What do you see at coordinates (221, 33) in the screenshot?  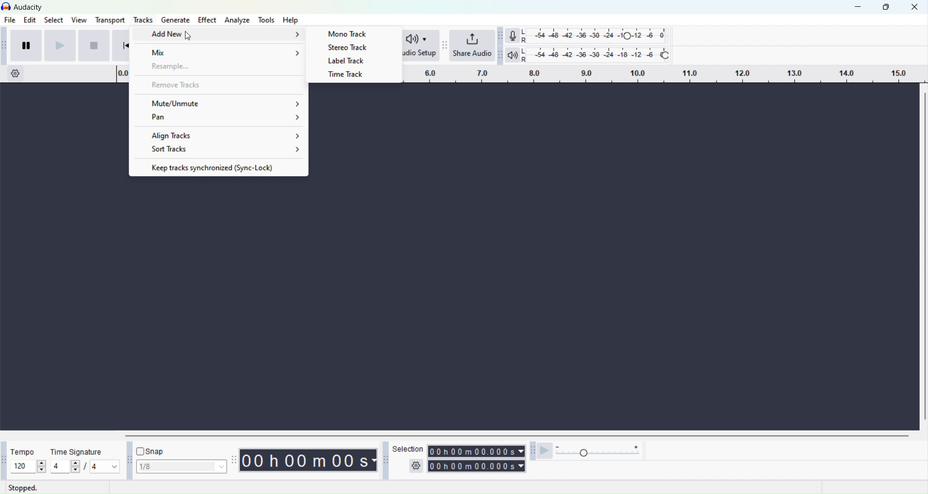 I see `Add new` at bounding box center [221, 33].